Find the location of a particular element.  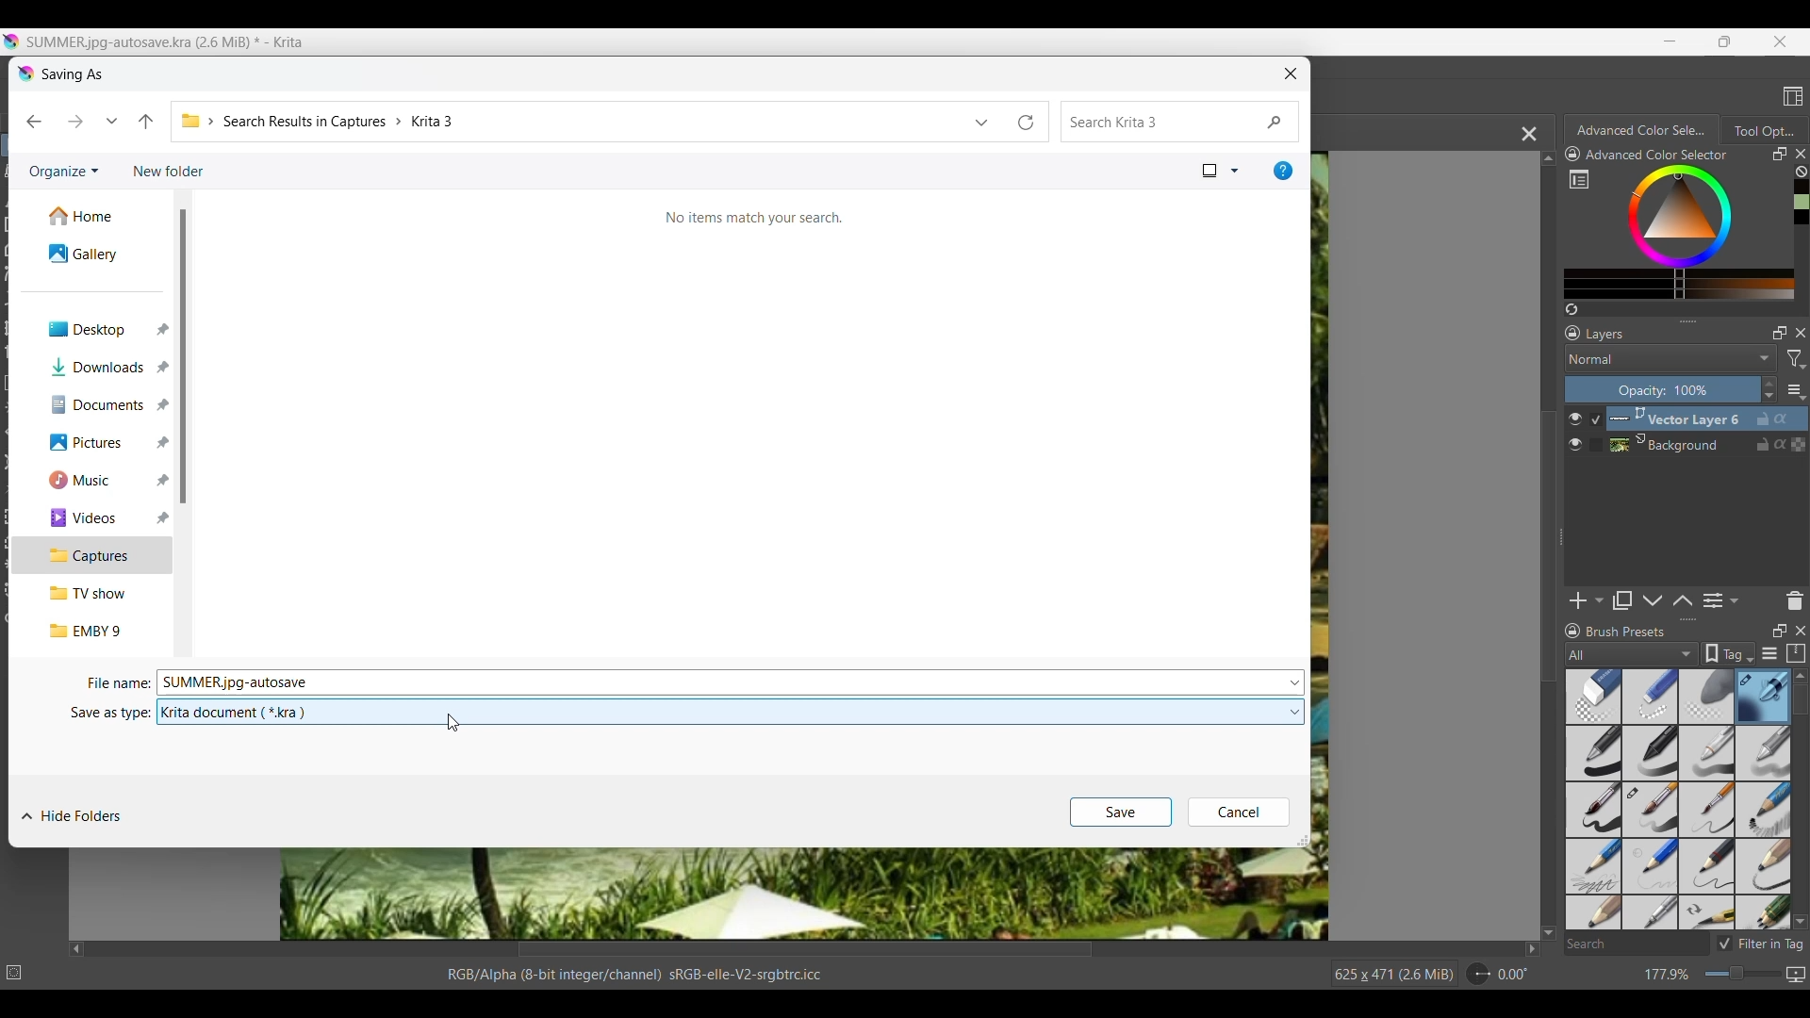

Name of current color setting is located at coordinates (1656, 155).